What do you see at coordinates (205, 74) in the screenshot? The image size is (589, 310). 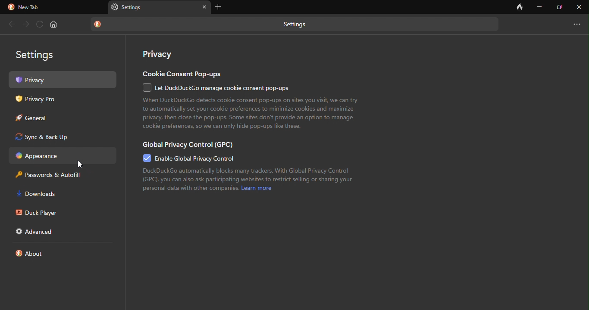 I see `cookie consent pop-ups` at bounding box center [205, 74].